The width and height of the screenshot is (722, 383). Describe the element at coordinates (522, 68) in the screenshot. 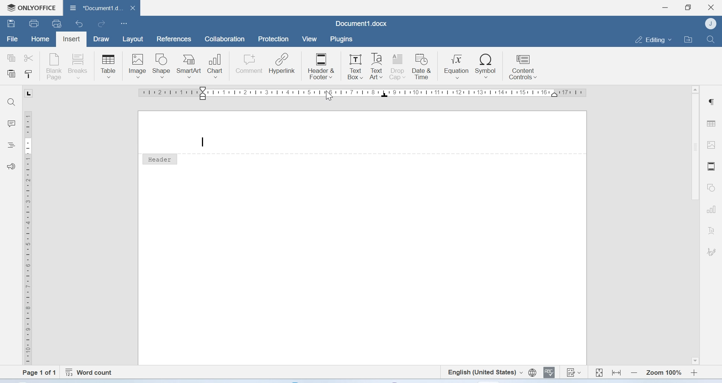

I see `Content controls` at that location.